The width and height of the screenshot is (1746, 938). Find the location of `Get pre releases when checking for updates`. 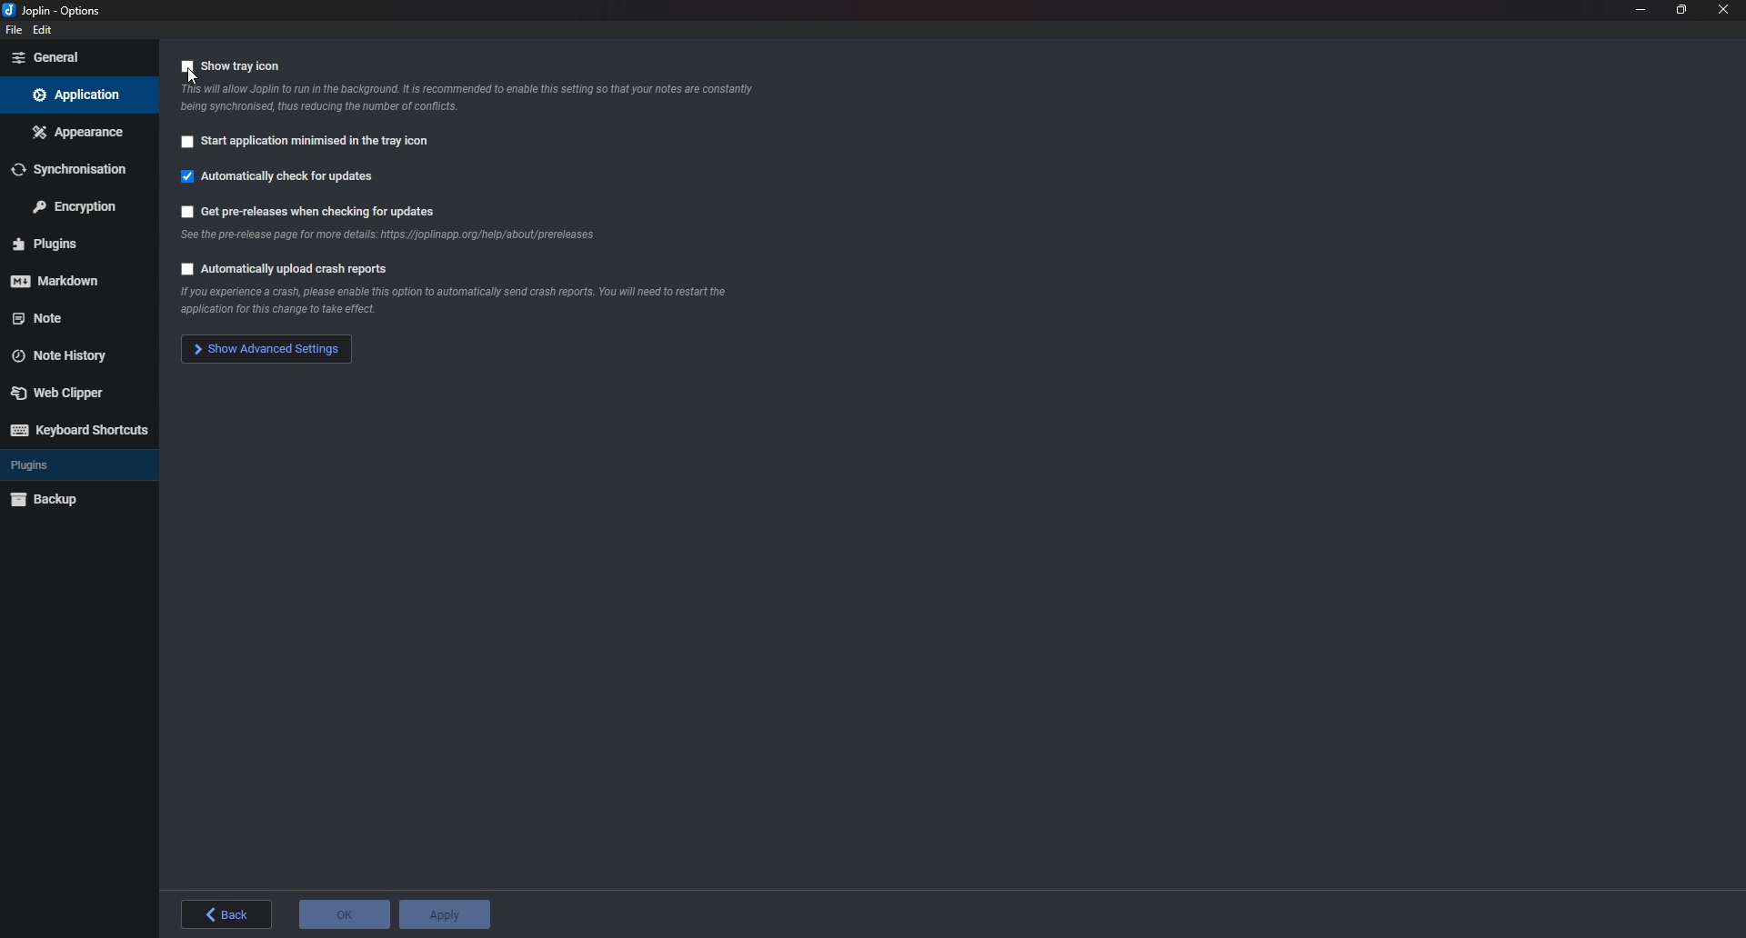

Get pre releases when checking for updates is located at coordinates (316, 212).